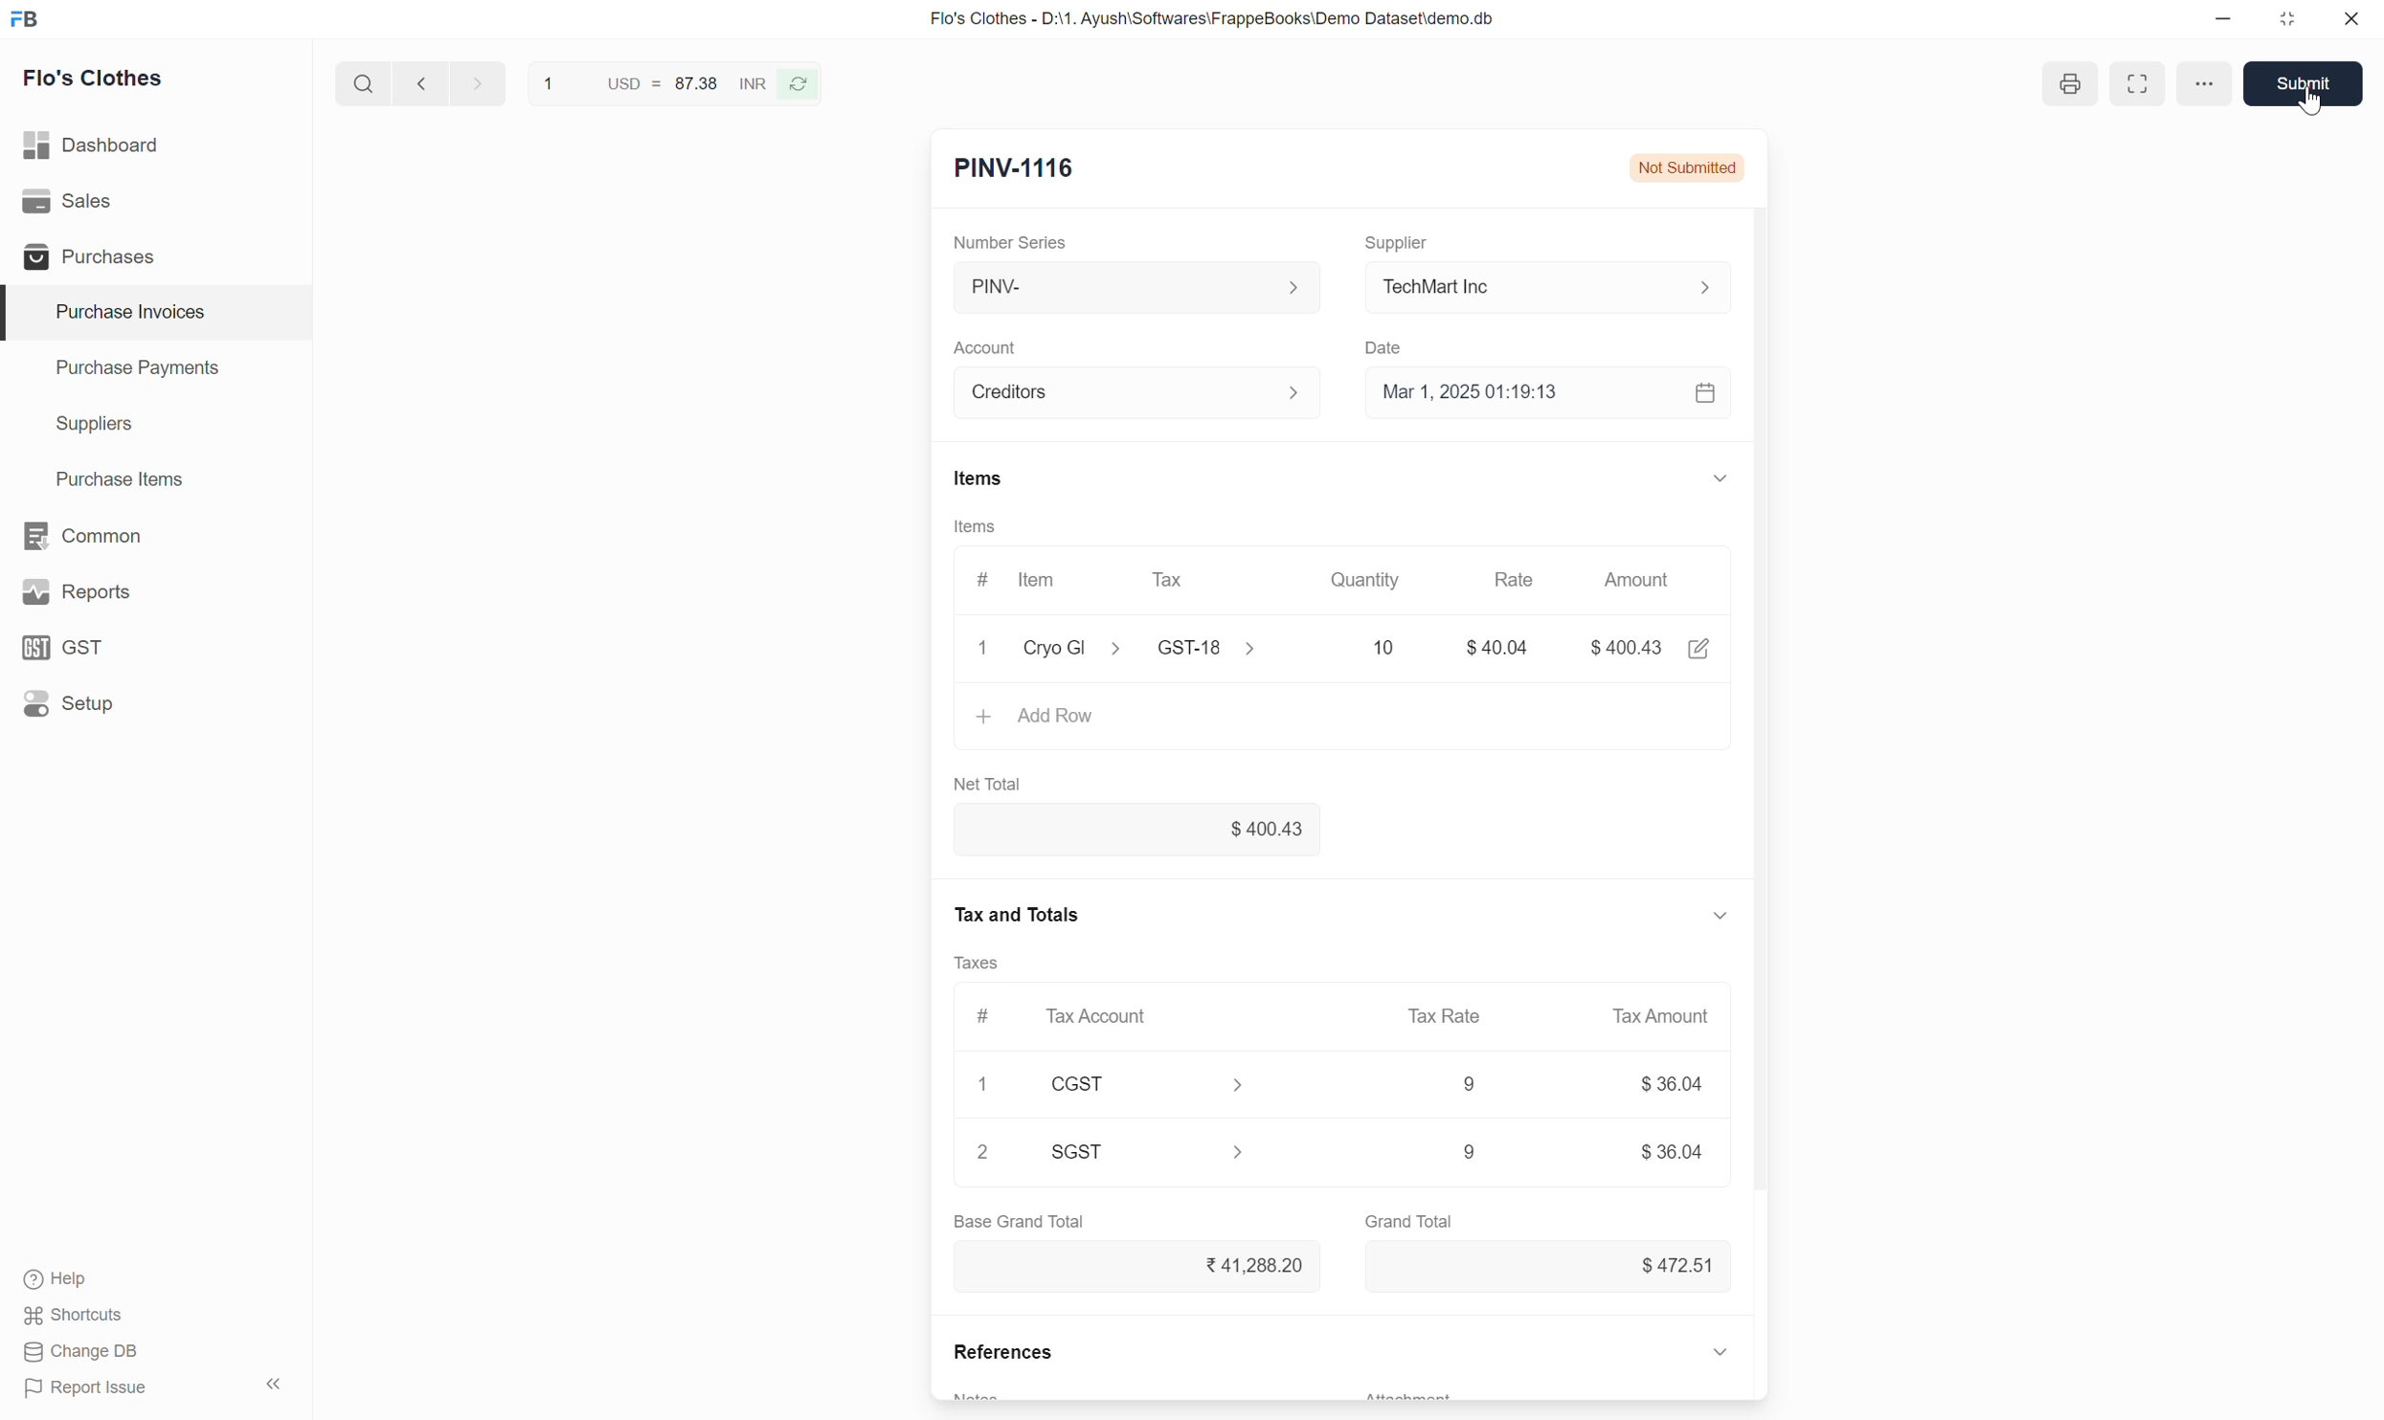 This screenshot has height=1420, width=2384. I want to click on next, so click(417, 84).